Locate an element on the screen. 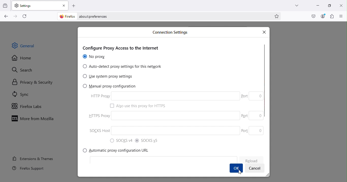 The width and height of the screenshot is (347, 182). Go back one page is located at coordinates (6, 16).